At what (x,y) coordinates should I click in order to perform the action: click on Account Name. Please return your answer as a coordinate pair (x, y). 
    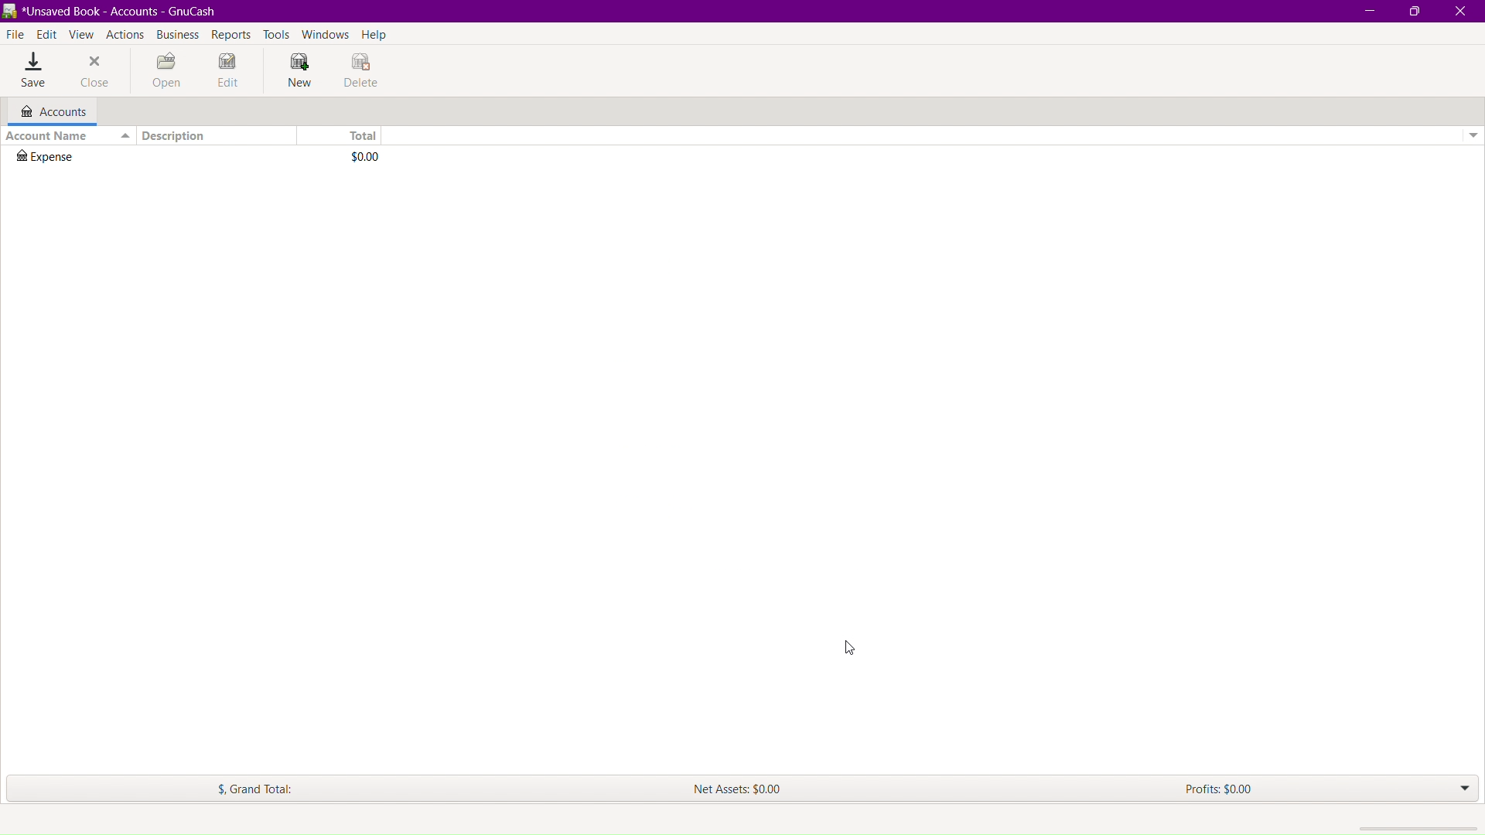
    Looking at the image, I should click on (68, 135).